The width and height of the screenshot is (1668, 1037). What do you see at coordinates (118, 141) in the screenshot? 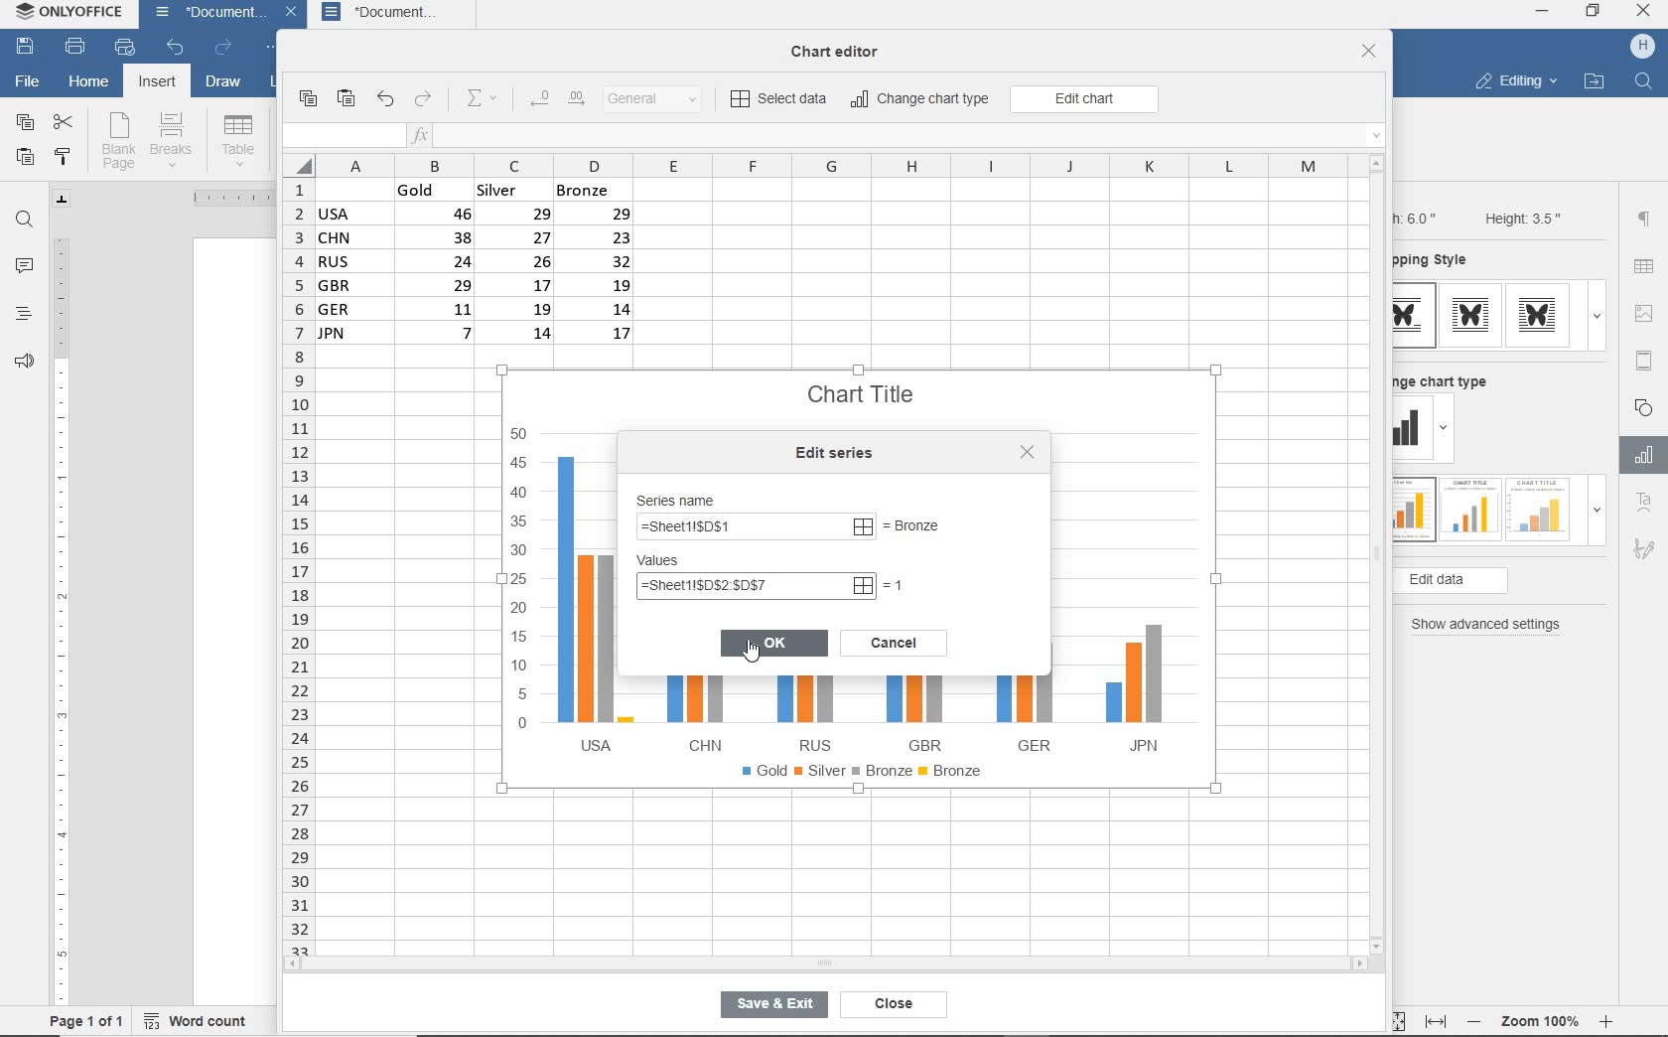
I see `blank page` at bounding box center [118, 141].